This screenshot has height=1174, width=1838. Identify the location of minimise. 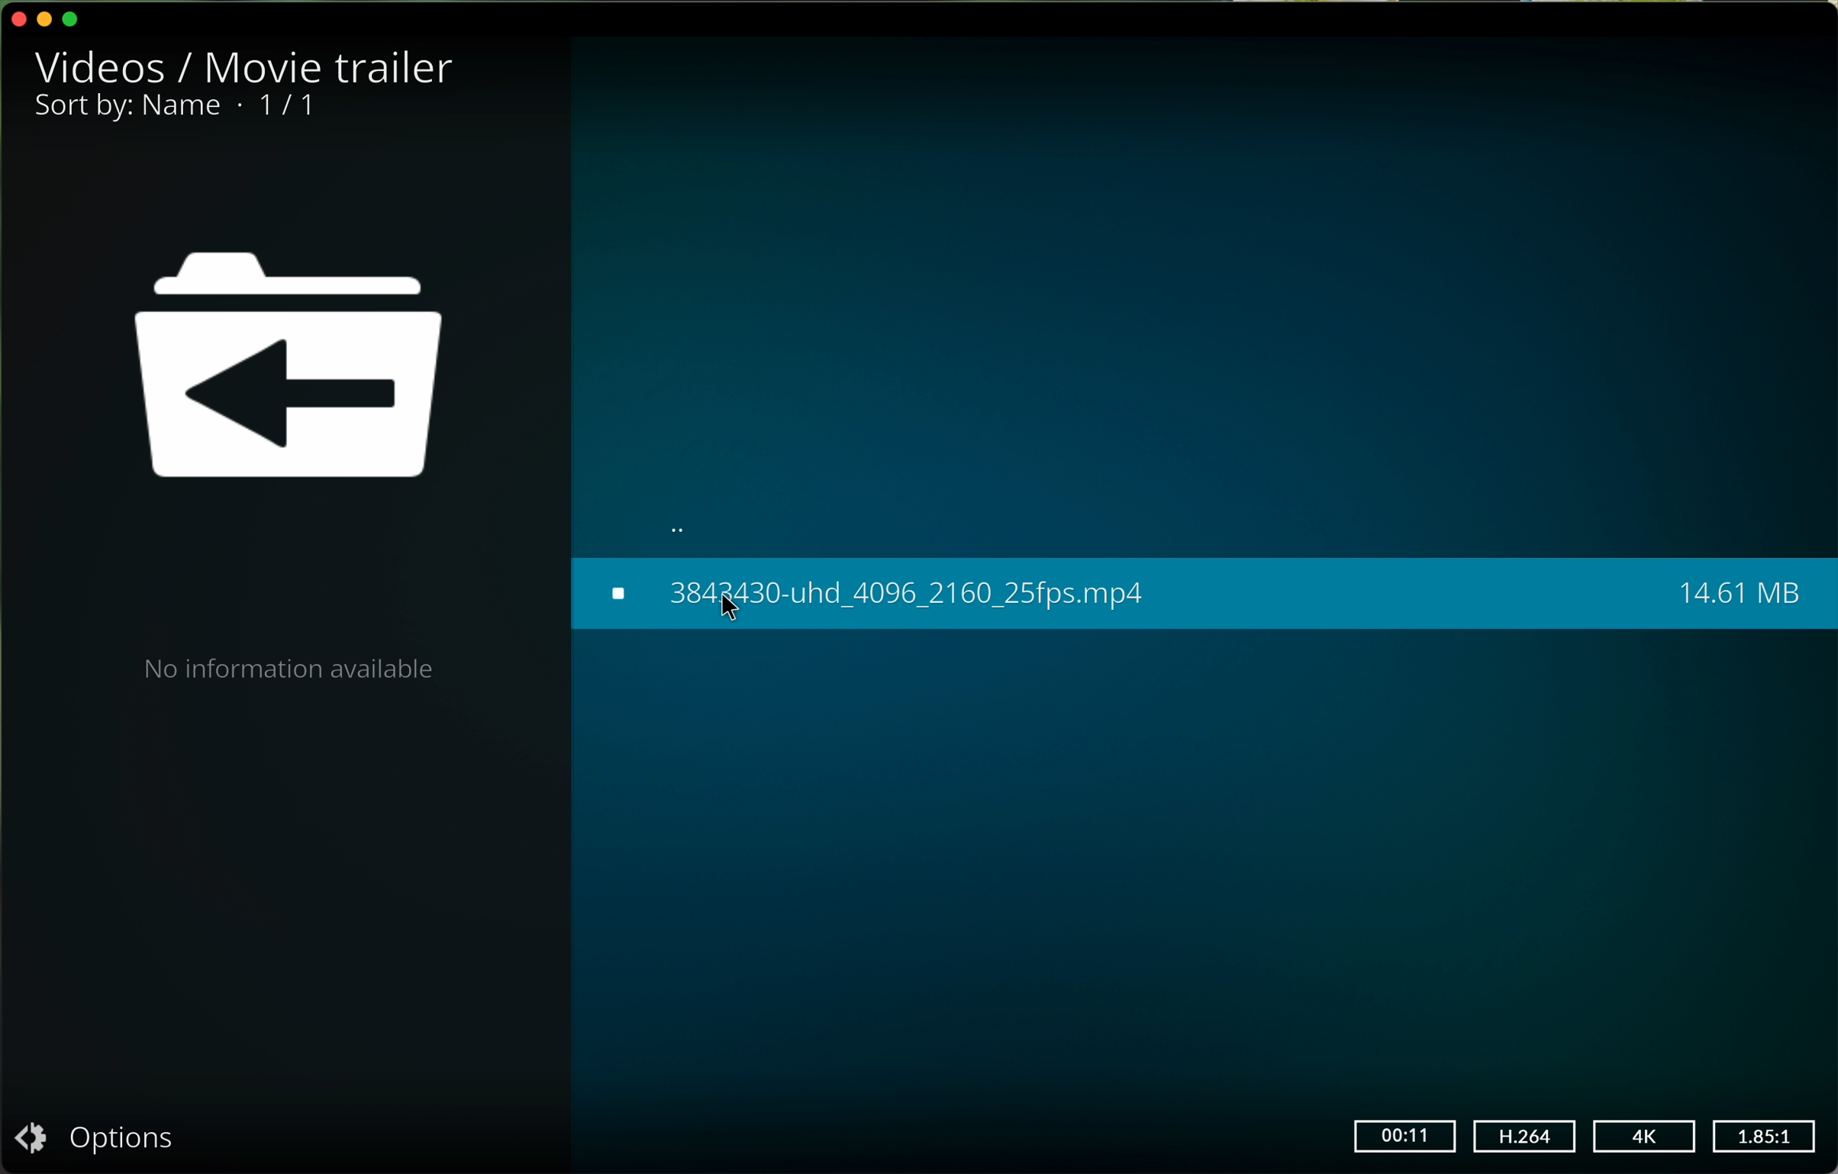
(47, 21).